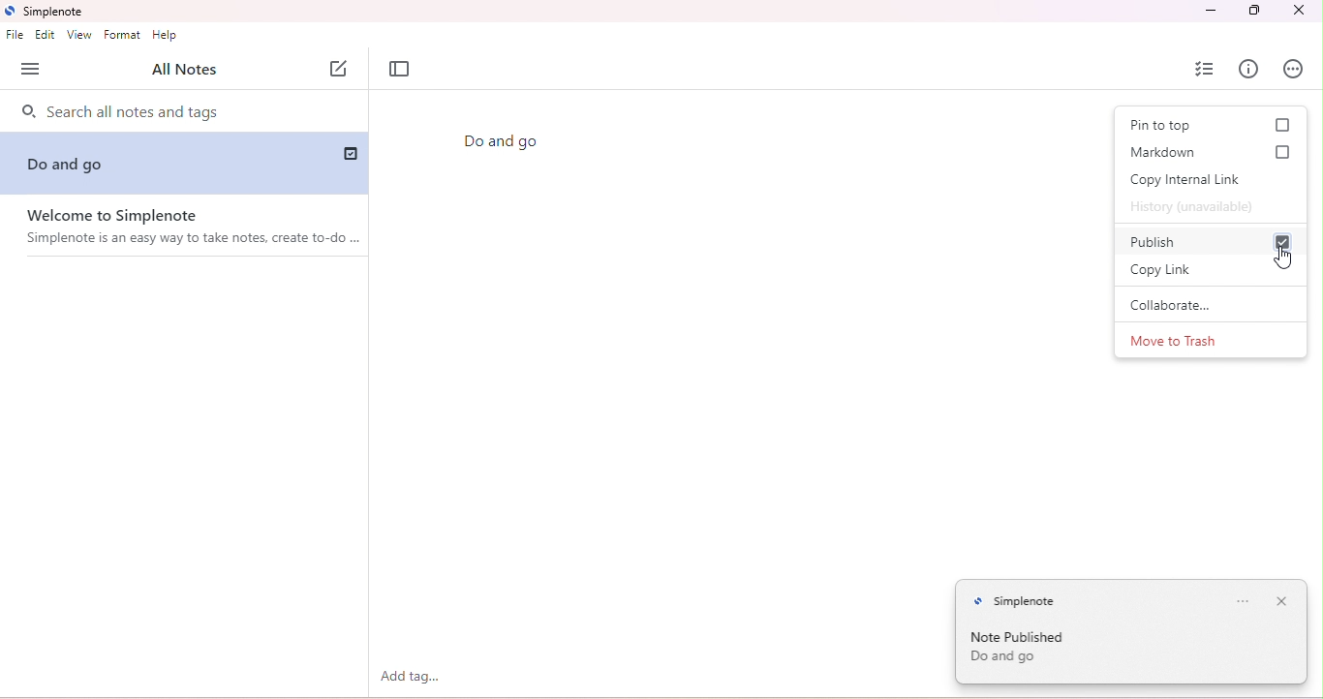  I want to click on checkbox, so click(1282, 124).